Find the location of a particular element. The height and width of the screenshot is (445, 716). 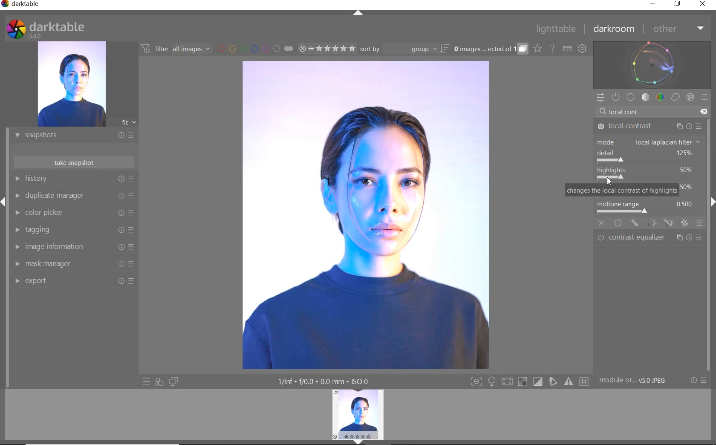

SHOW GLOBAL PREFERENCES is located at coordinates (582, 49).